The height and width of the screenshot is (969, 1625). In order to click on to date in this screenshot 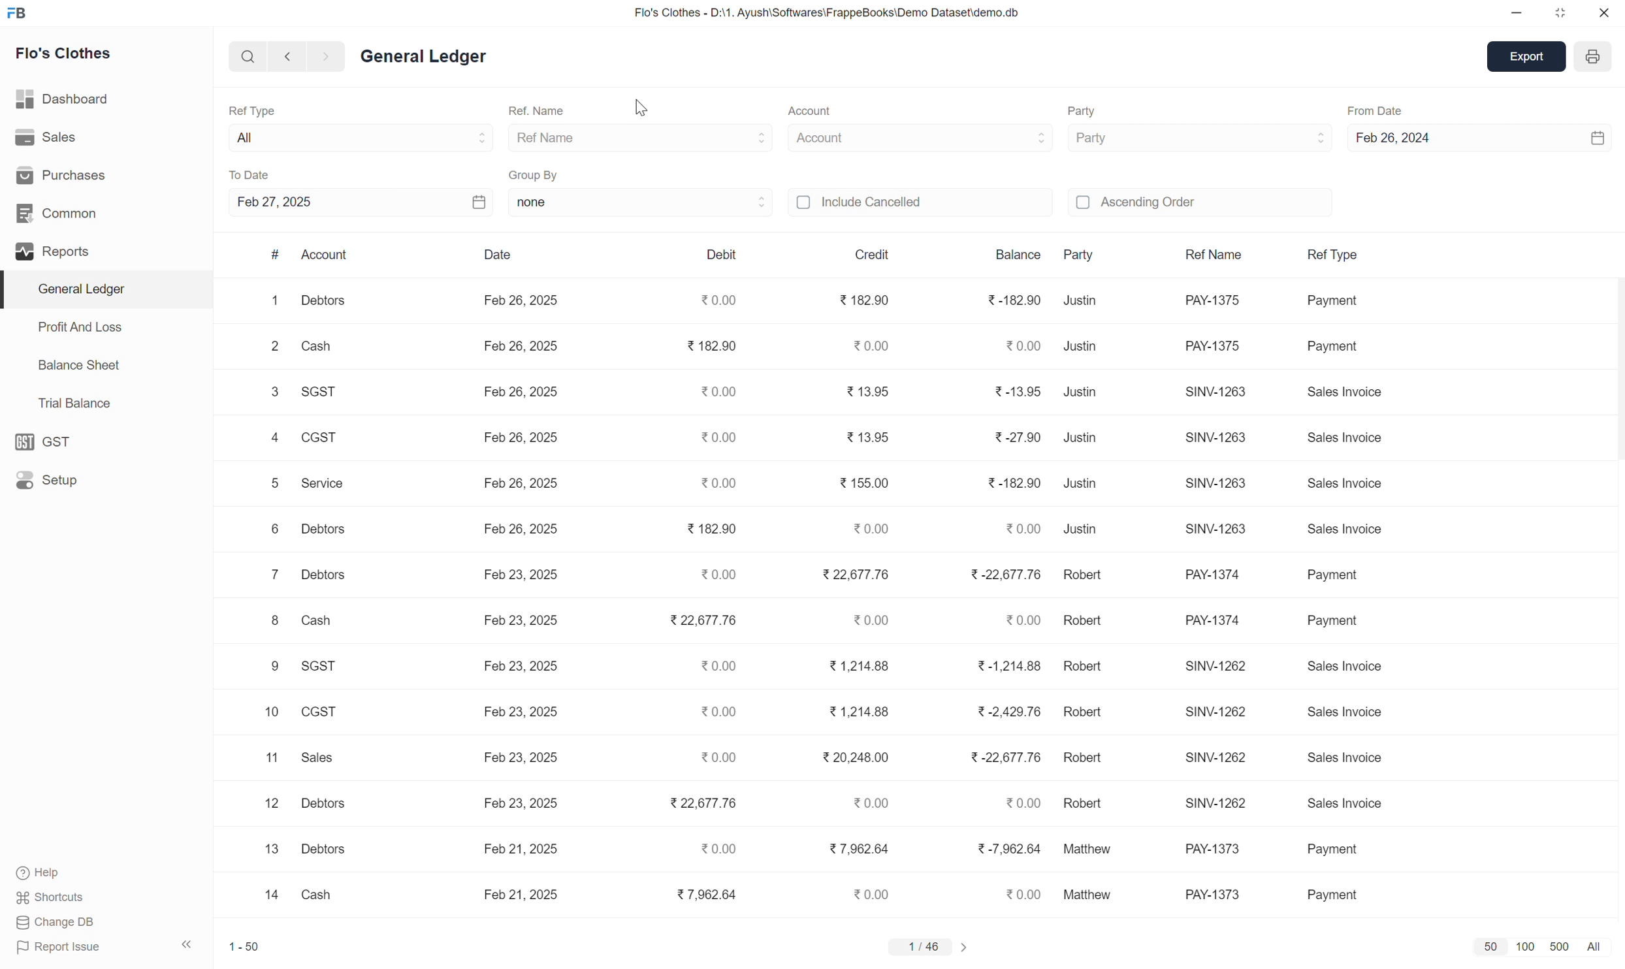, I will do `click(342, 174)`.